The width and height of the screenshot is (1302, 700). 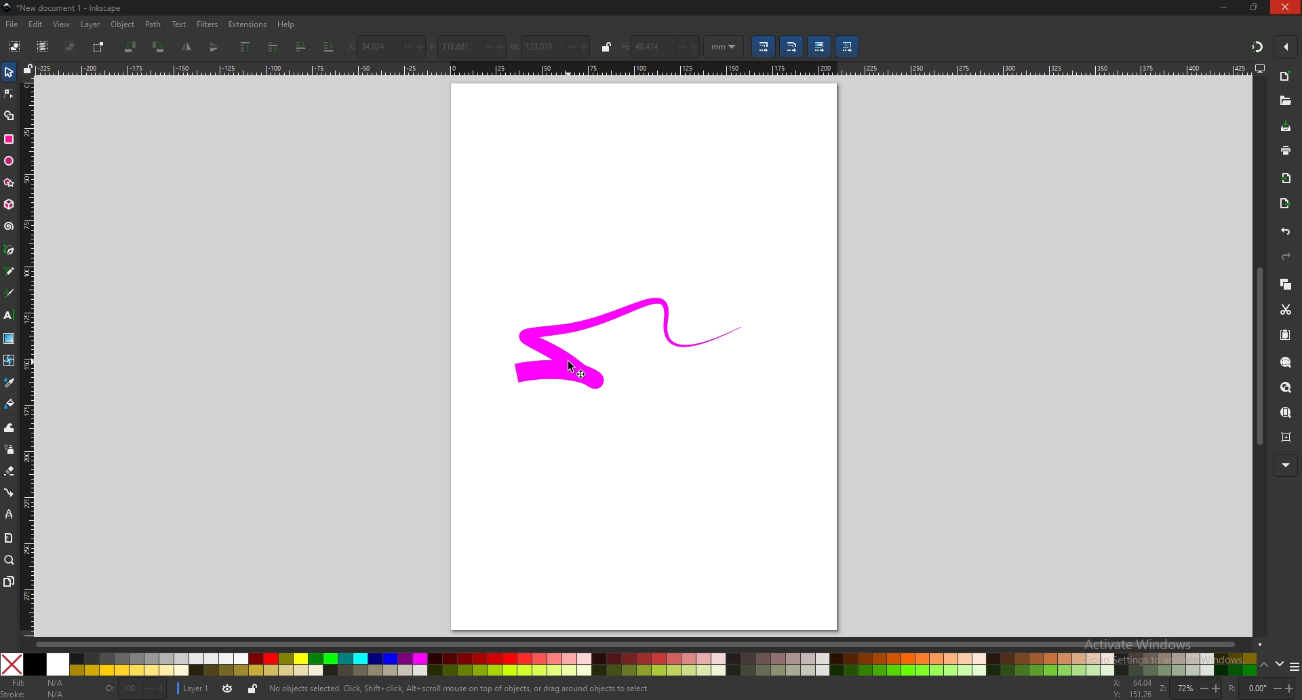 What do you see at coordinates (1294, 667) in the screenshot?
I see `more colors` at bounding box center [1294, 667].